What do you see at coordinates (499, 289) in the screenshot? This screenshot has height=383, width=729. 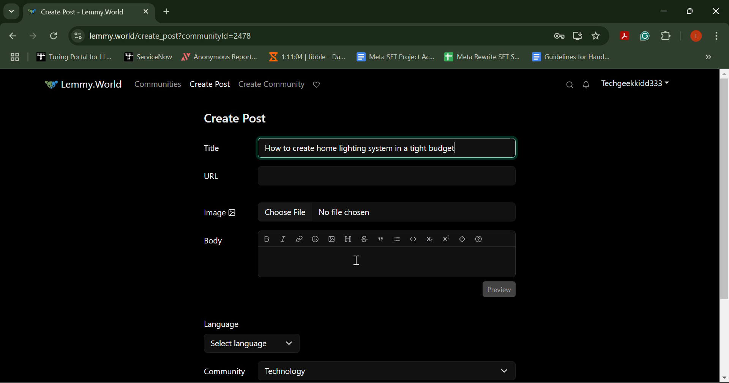 I see `Preview Button` at bounding box center [499, 289].